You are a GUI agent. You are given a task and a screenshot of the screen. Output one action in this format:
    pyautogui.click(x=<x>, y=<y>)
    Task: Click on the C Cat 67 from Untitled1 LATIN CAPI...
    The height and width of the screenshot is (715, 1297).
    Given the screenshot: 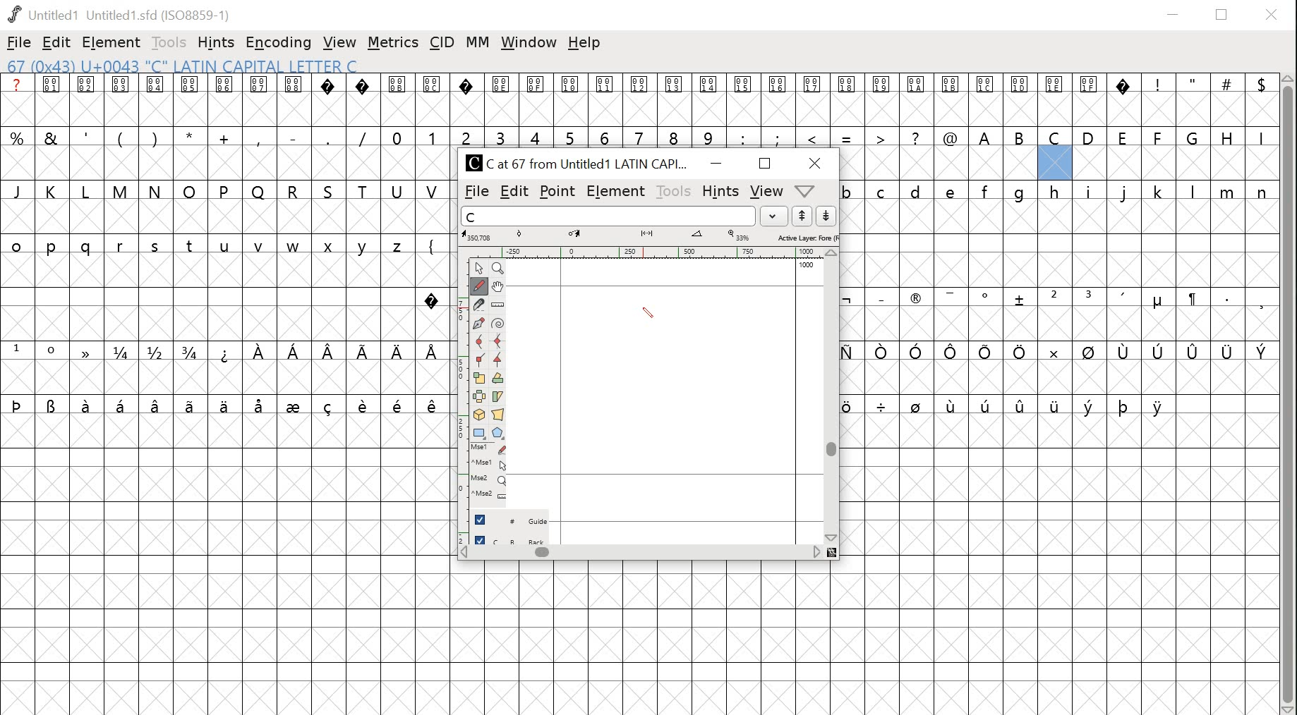 What is the action you would take?
    pyautogui.click(x=579, y=162)
    